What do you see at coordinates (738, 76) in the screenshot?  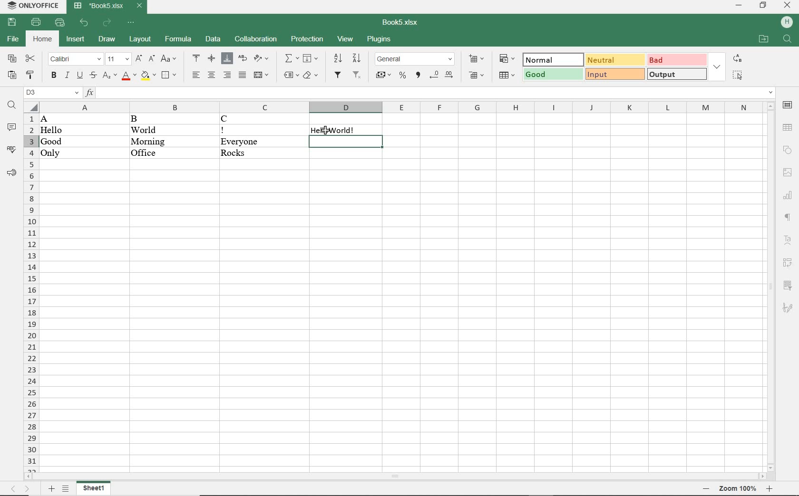 I see `SELECT ALL` at bounding box center [738, 76].